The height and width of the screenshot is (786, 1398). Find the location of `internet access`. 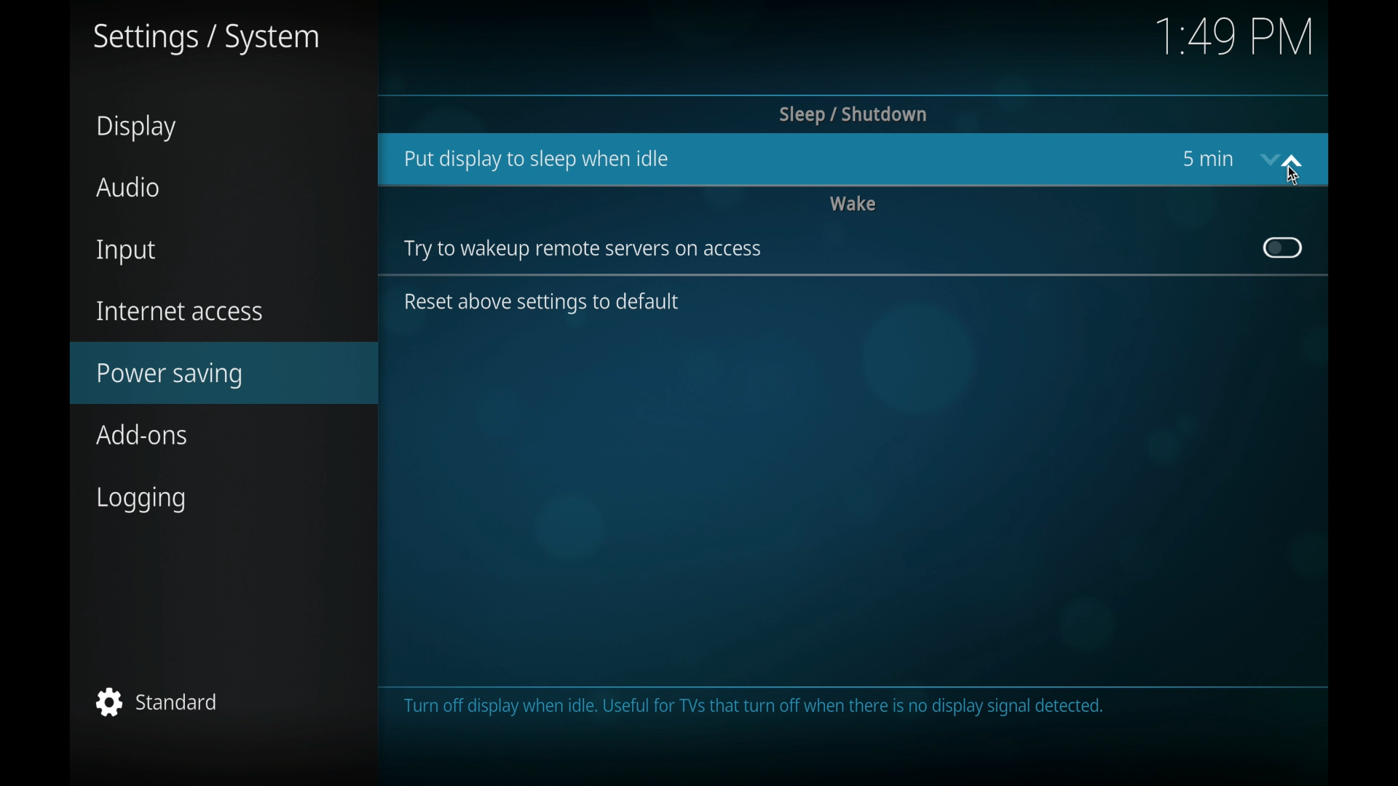

internet access is located at coordinates (179, 310).